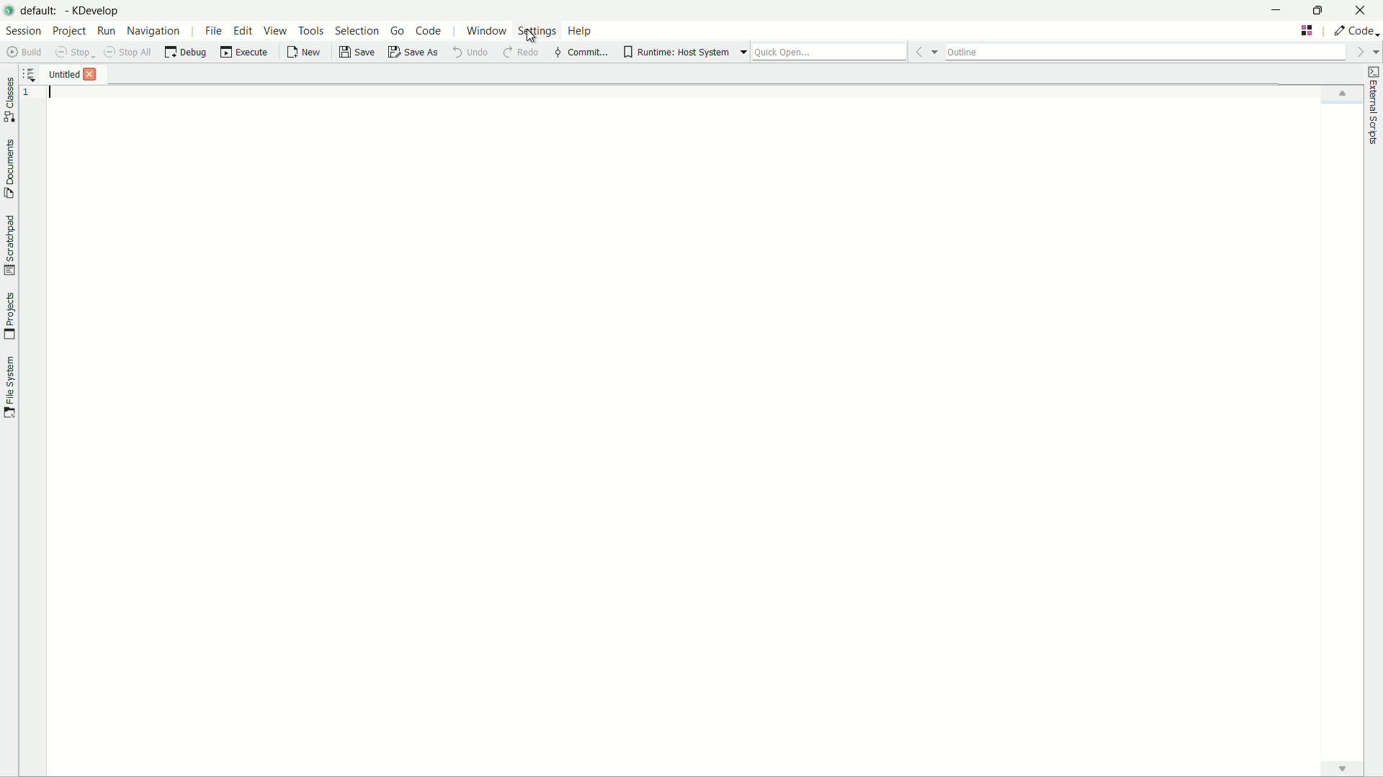 This screenshot has height=777, width=1383. I want to click on session, so click(24, 30).